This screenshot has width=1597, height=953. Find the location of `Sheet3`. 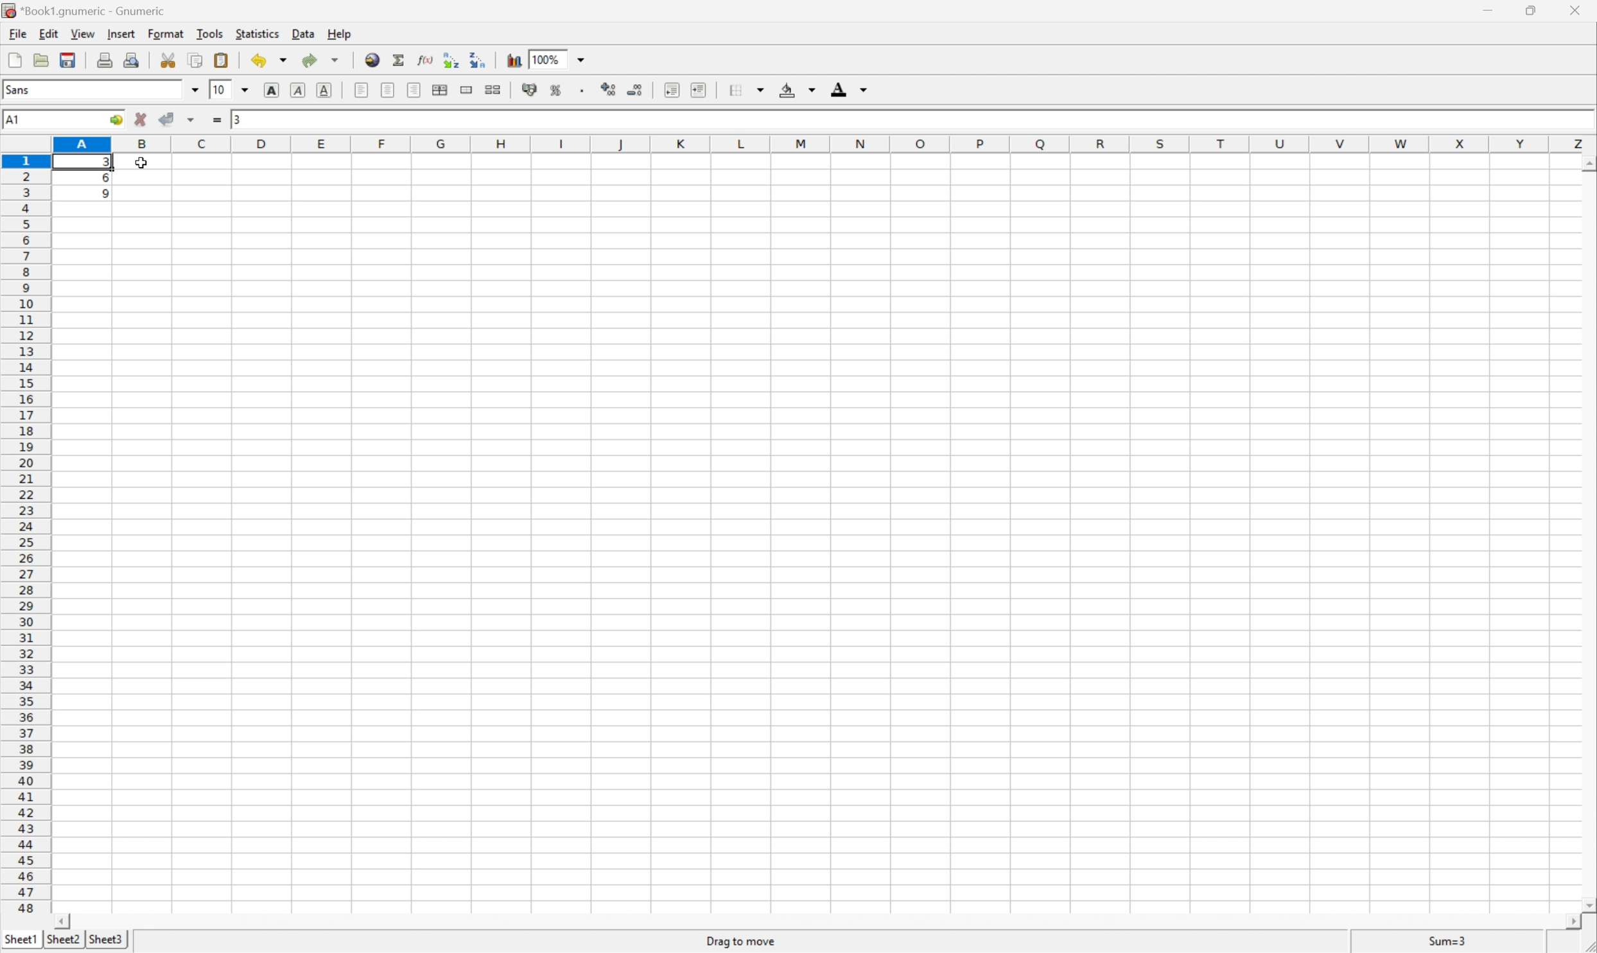

Sheet3 is located at coordinates (106, 940).